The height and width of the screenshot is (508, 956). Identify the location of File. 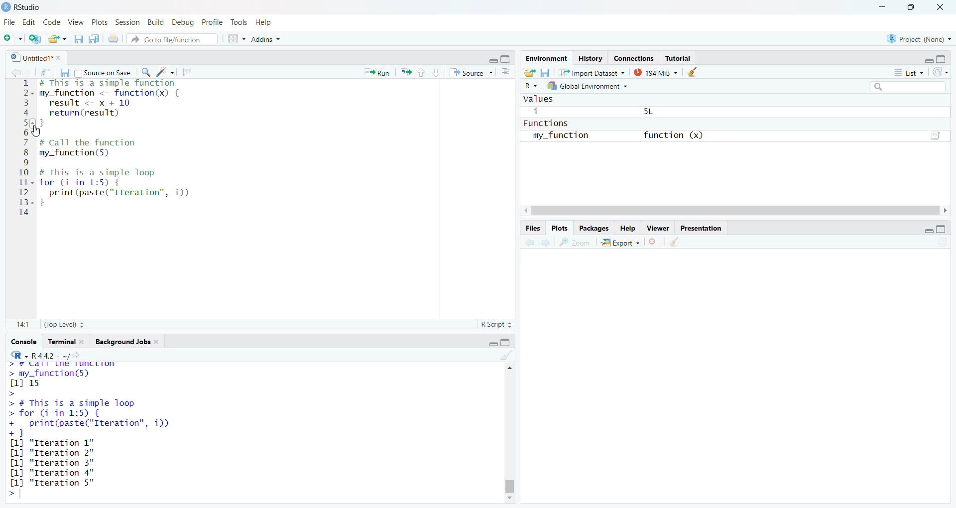
(9, 22).